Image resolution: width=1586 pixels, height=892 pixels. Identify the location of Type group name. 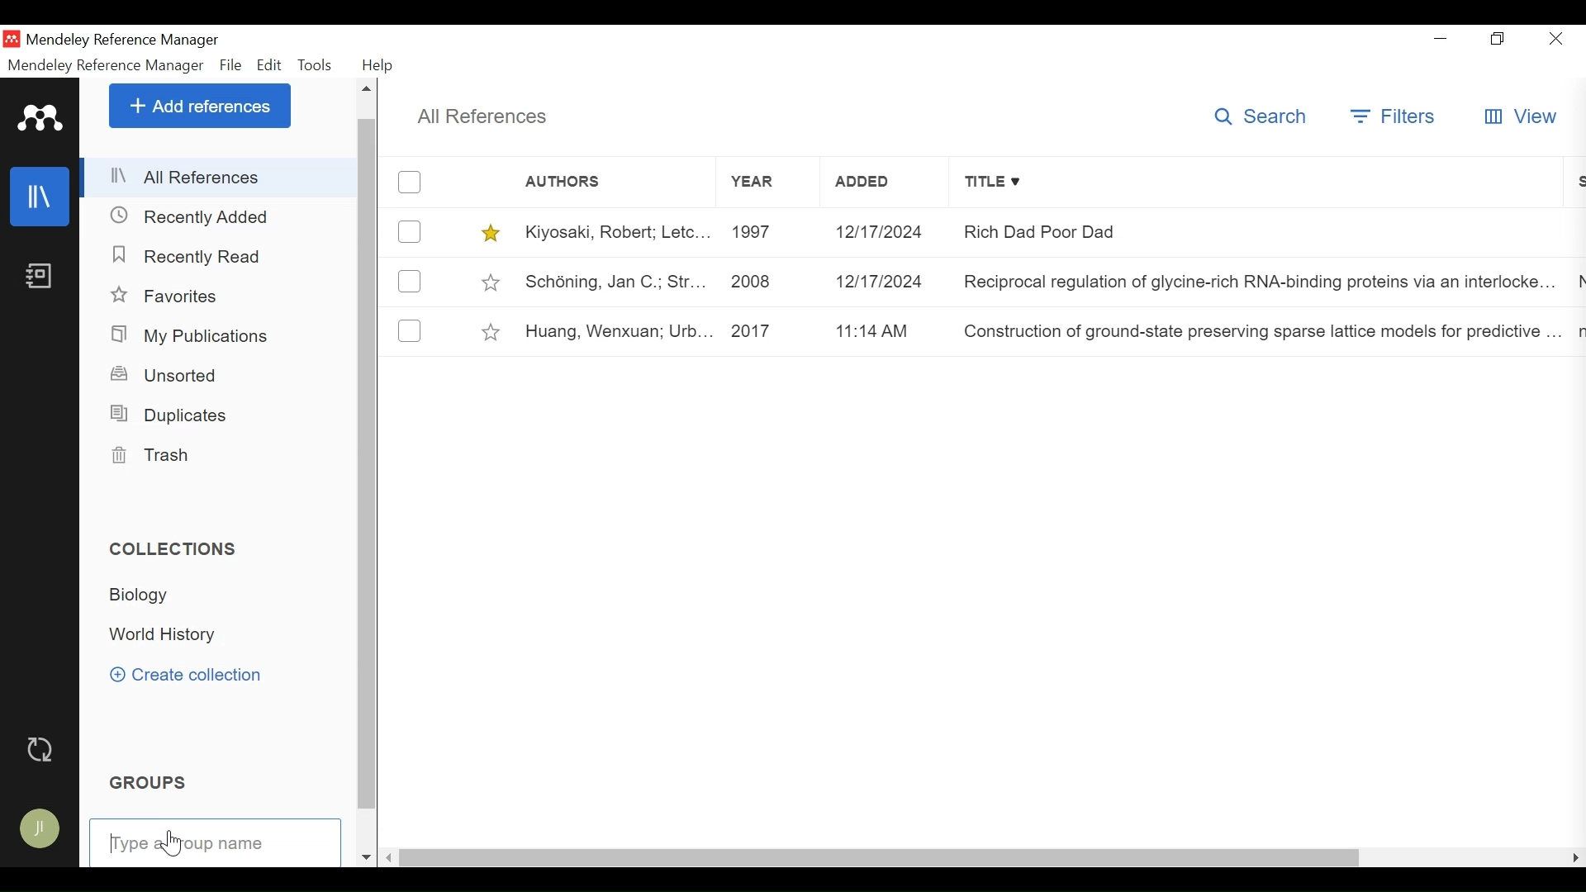
(216, 843).